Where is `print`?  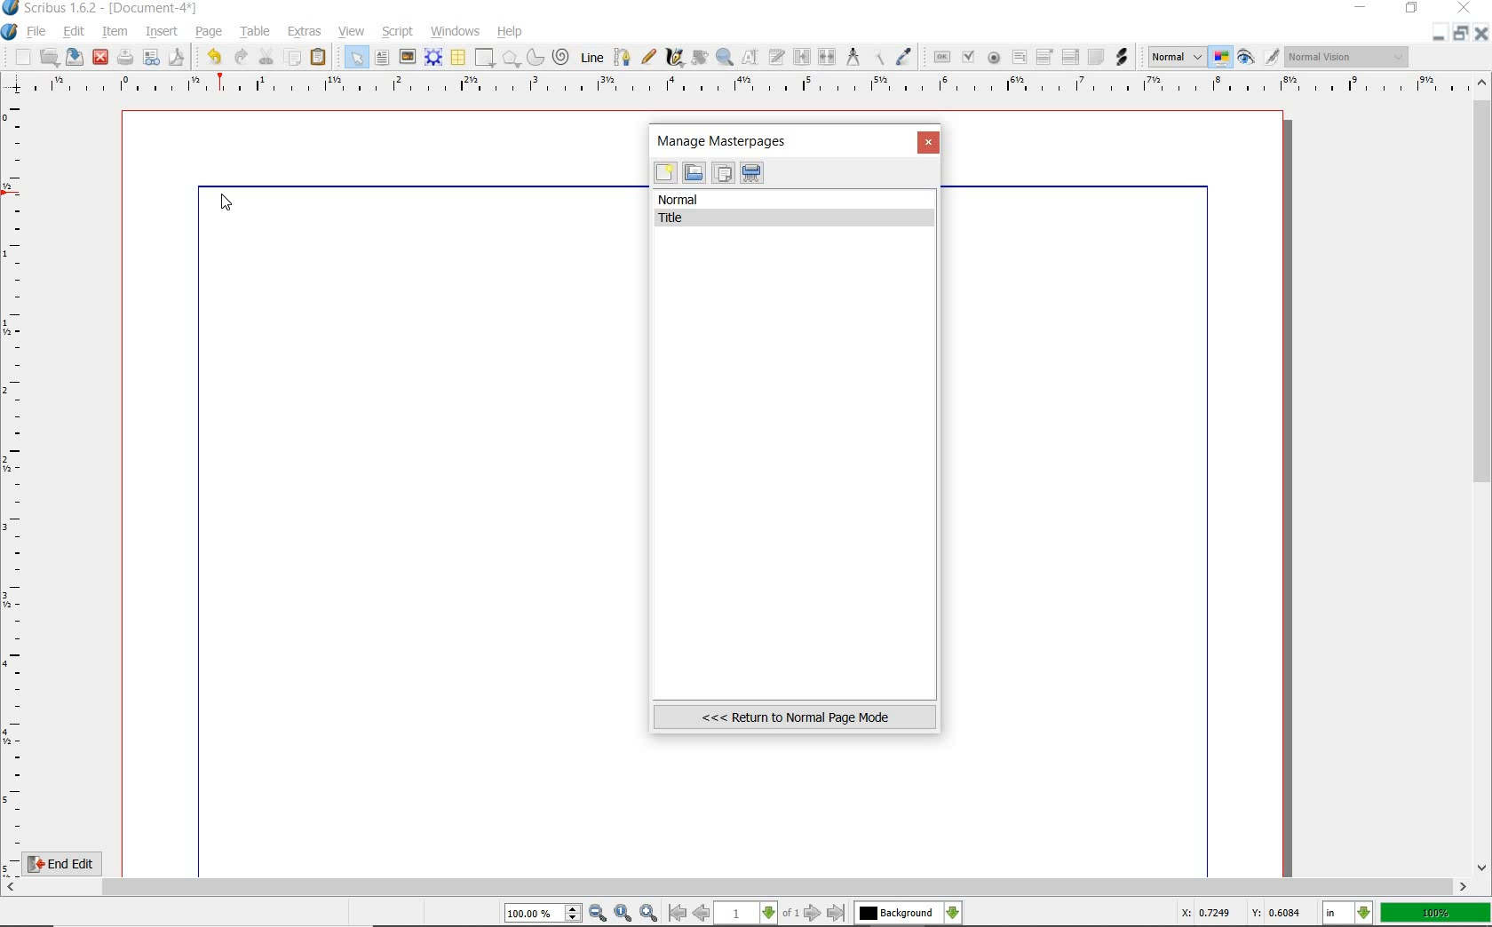
print is located at coordinates (125, 57).